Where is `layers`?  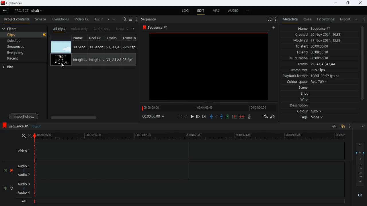
layers is located at coordinates (361, 165).